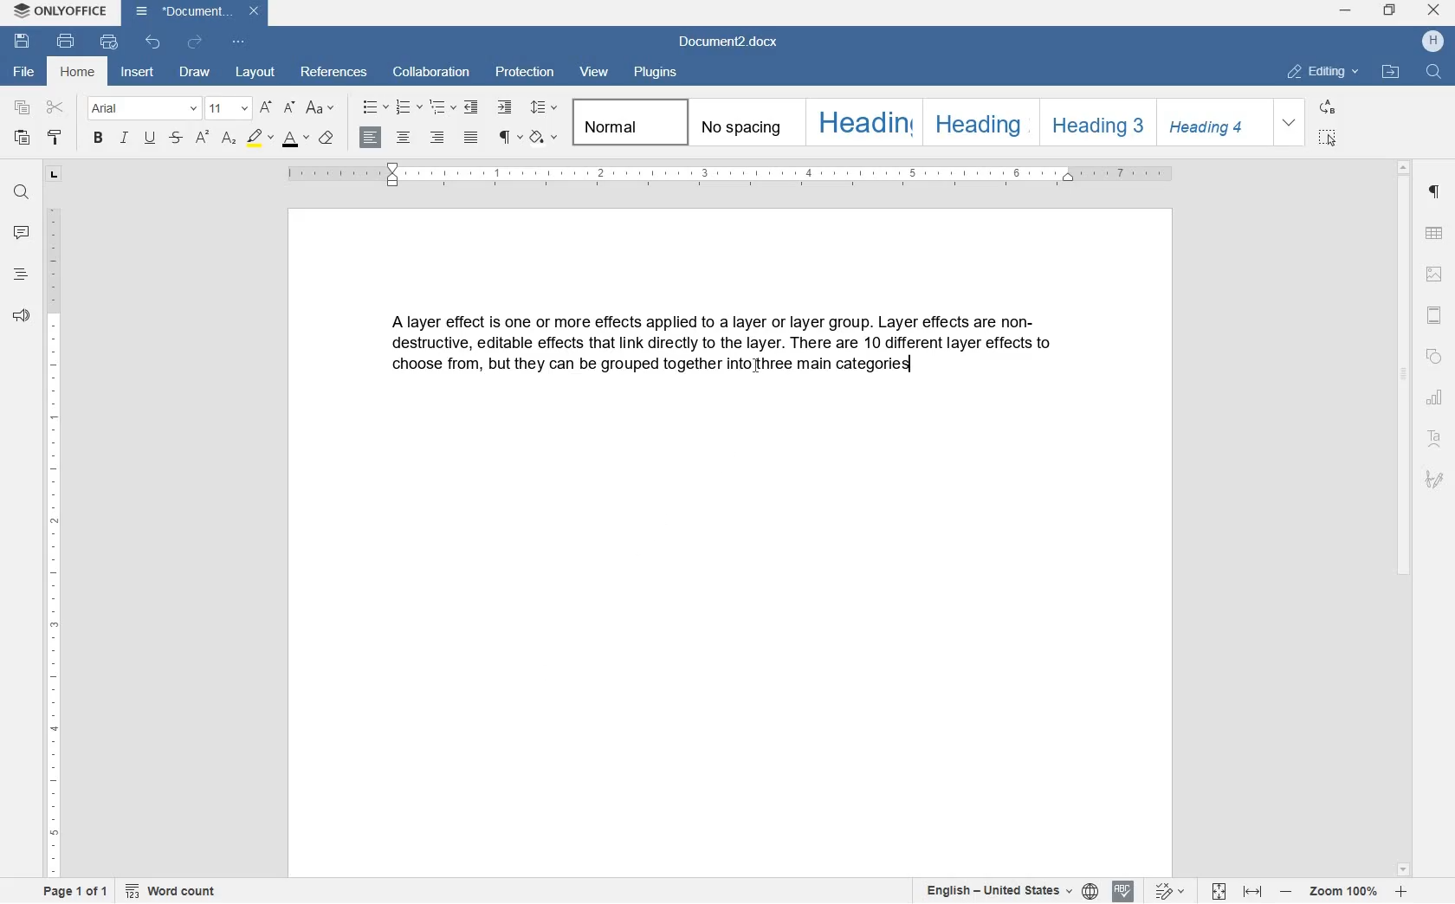 Image resolution: width=1455 pixels, height=904 pixels. What do you see at coordinates (1404, 517) in the screenshot?
I see `scrollbar` at bounding box center [1404, 517].